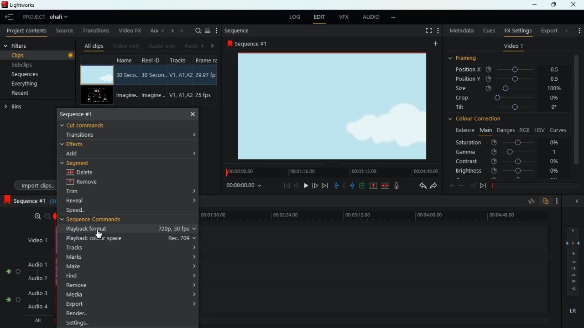 The width and height of the screenshot is (584, 328). I want to click on all, so click(36, 321).